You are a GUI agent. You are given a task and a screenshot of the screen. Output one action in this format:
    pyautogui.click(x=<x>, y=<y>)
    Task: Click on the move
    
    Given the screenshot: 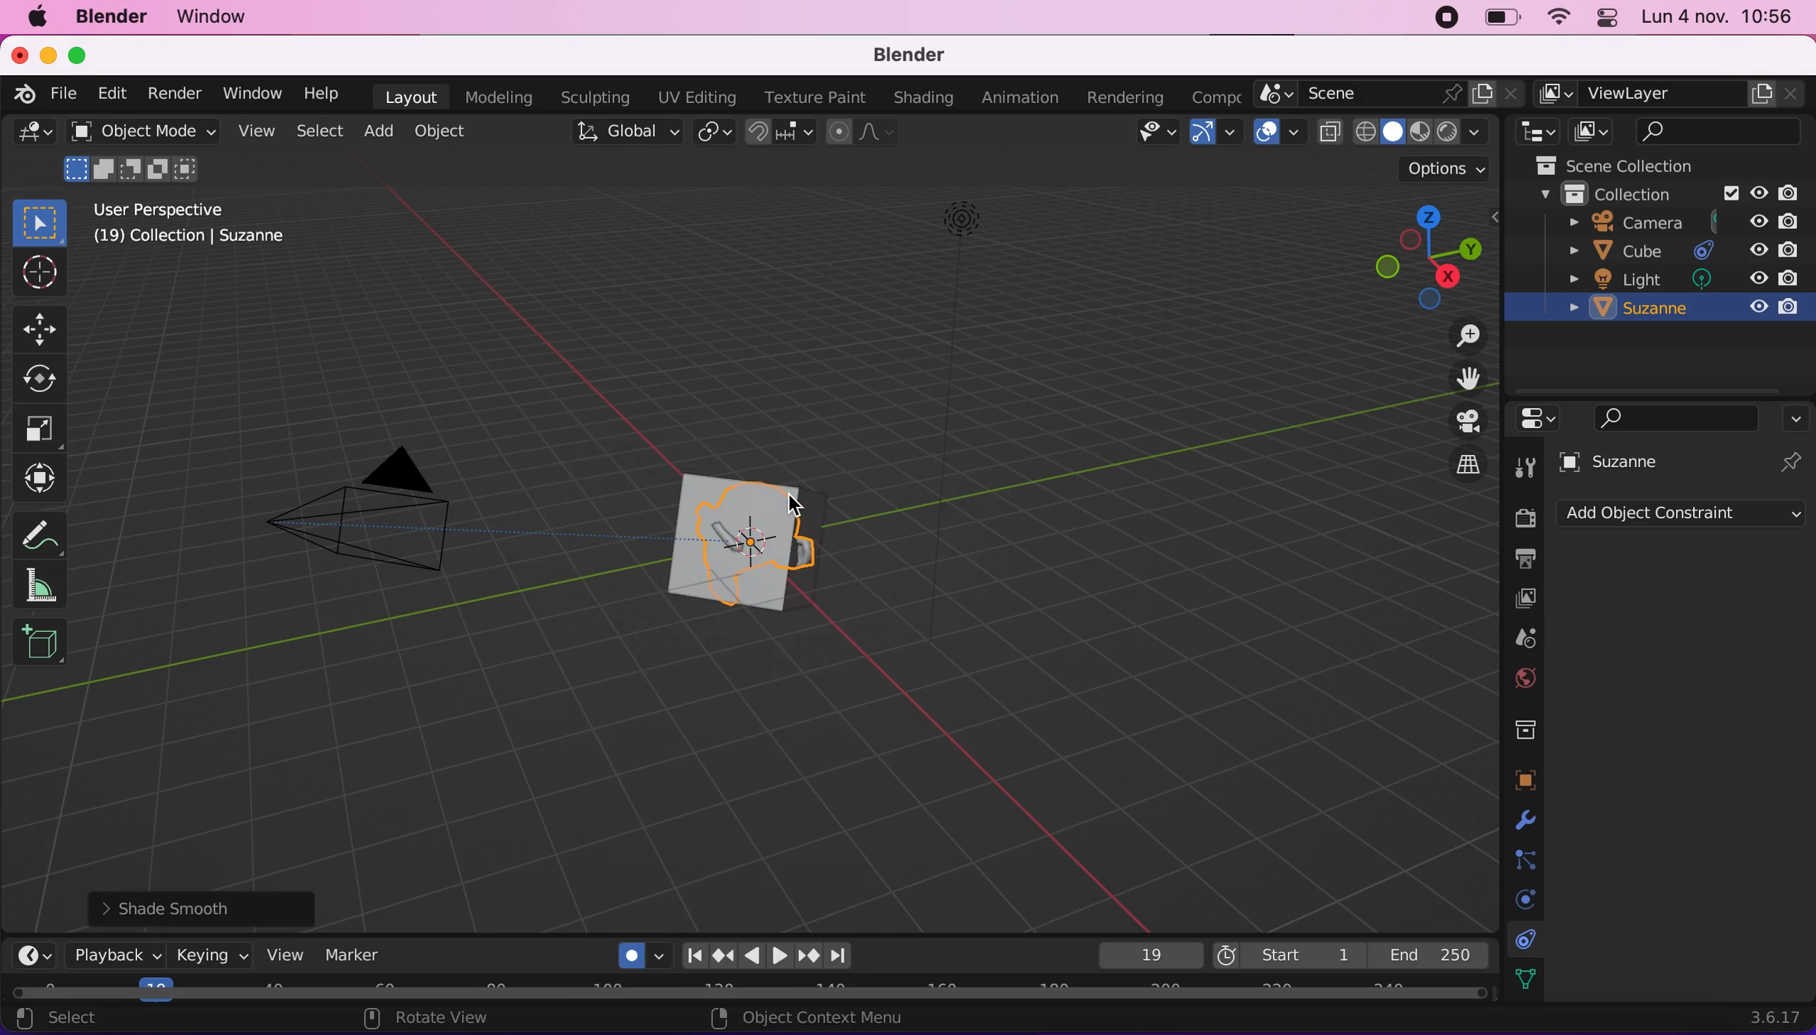 What is the action you would take?
    pyautogui.click(x=41, y=327)
    